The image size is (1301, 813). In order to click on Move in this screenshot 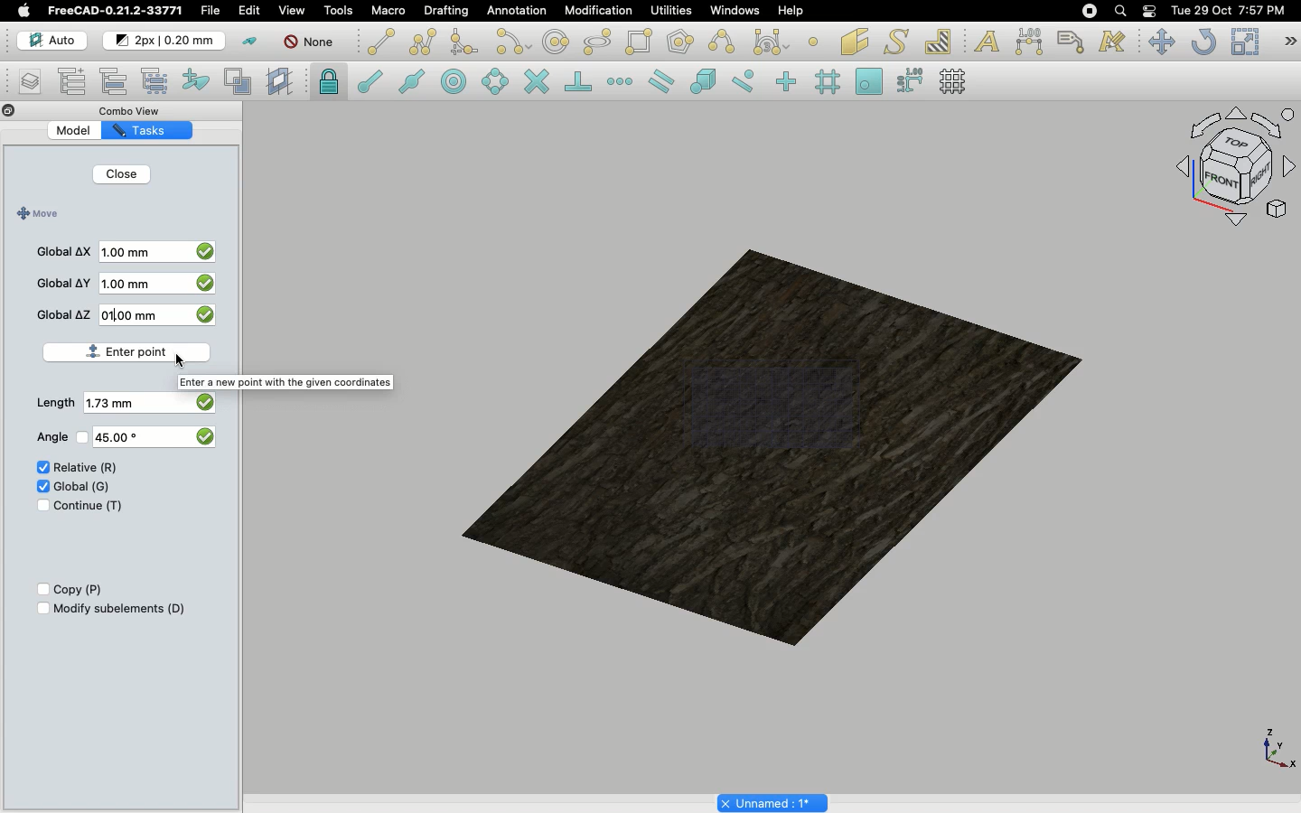, I will do `click(35, 214)`.